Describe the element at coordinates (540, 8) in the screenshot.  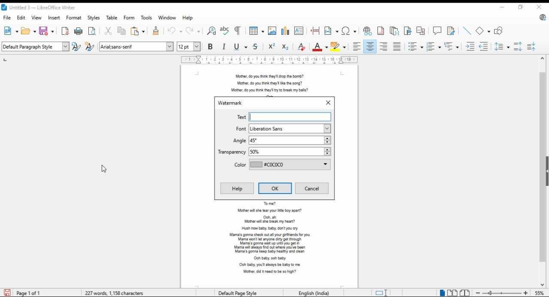
I see `close window` at that location.